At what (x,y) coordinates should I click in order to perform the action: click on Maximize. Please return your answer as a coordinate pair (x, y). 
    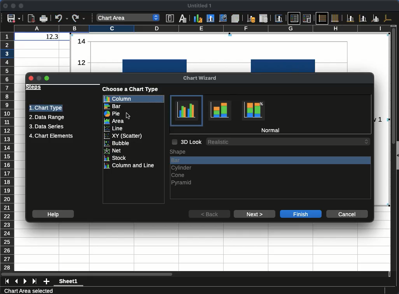
    Looking at the image, I should click on (47, 78).